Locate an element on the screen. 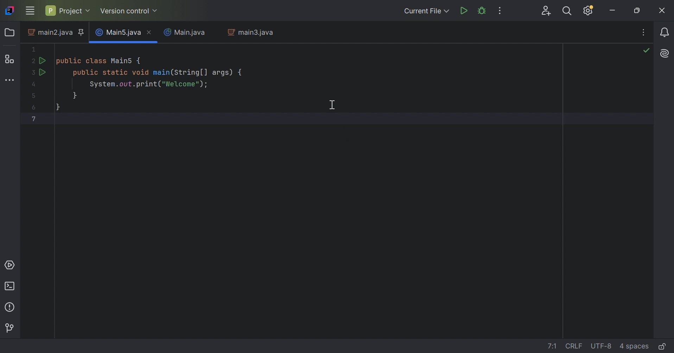 The height and width of the screenshot is (353, 674). public static void main(String[] args) { is located at coordinates (157, 72).